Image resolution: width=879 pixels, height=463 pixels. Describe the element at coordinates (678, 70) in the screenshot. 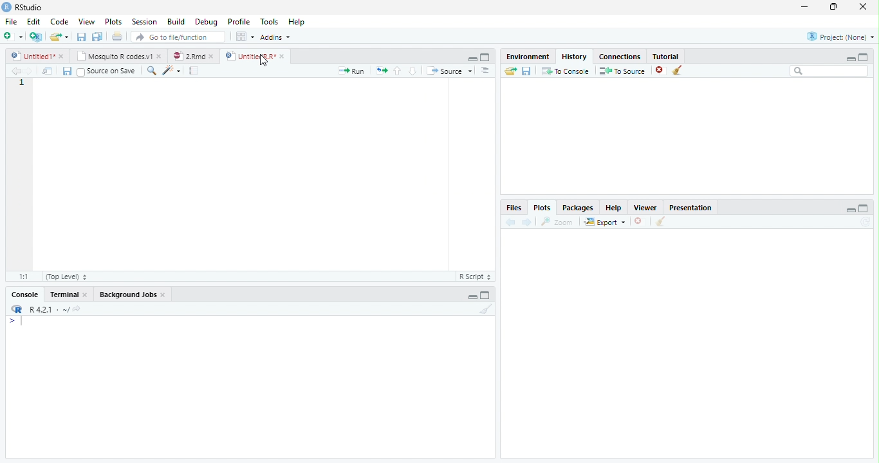

I see `Clear all history entries` at that location.